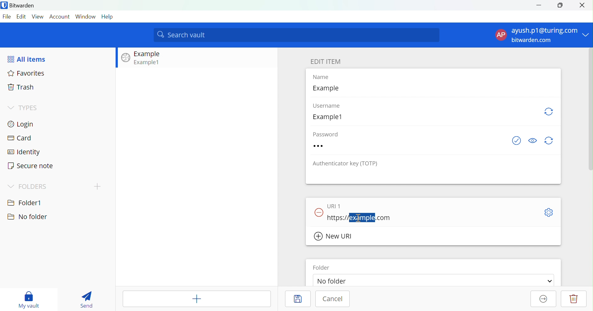 The height and width of the screenshot is (311, 593). I want to click on Minimize, so click(539, 5).